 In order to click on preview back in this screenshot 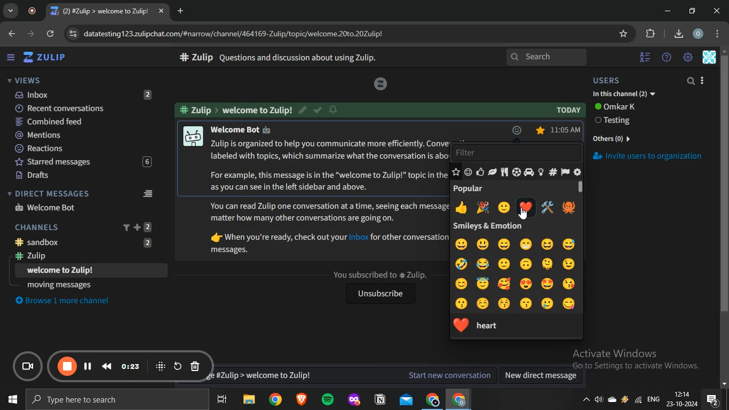, I will do `click(107, 366)`.